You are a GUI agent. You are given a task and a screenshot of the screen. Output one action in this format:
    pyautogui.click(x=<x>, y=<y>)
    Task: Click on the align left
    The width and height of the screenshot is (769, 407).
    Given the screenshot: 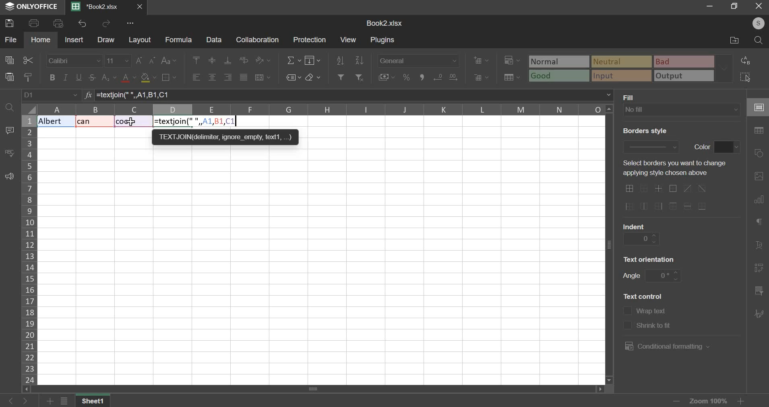 What is the action you would take?
    pyautogui.click(x=196, y=78)
    